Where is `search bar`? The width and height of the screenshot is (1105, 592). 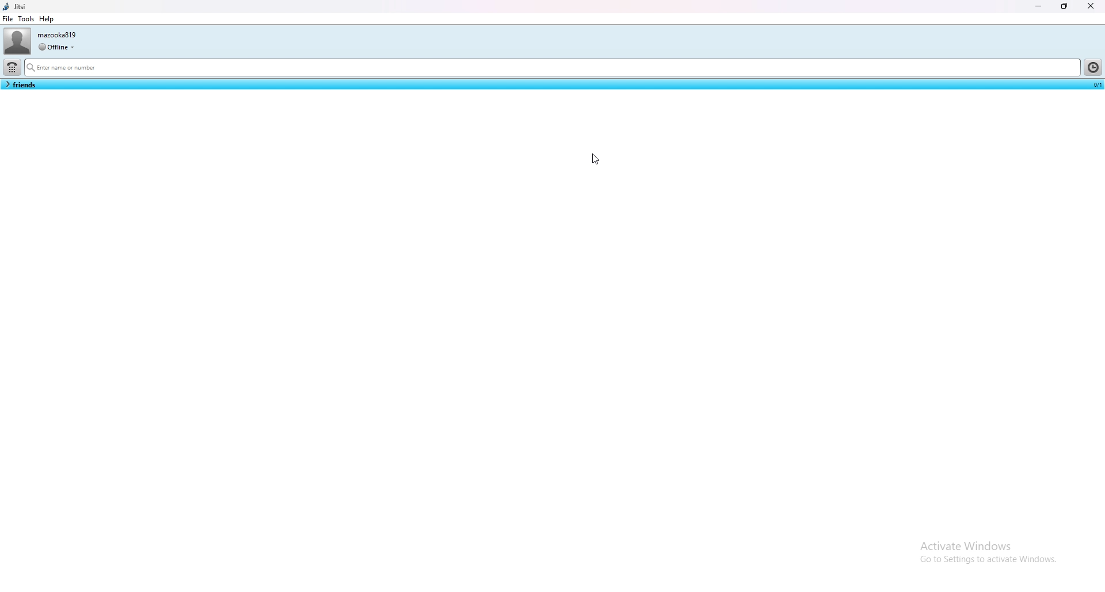
search bar is located at coordinates (551, 68).